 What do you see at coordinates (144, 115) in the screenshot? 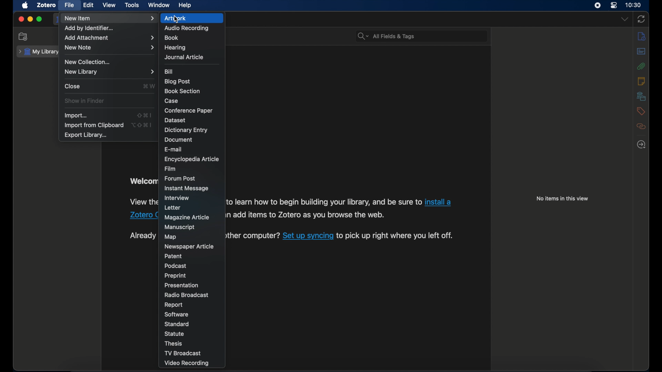
I see `shortcut` at bounding box center [144, 115].